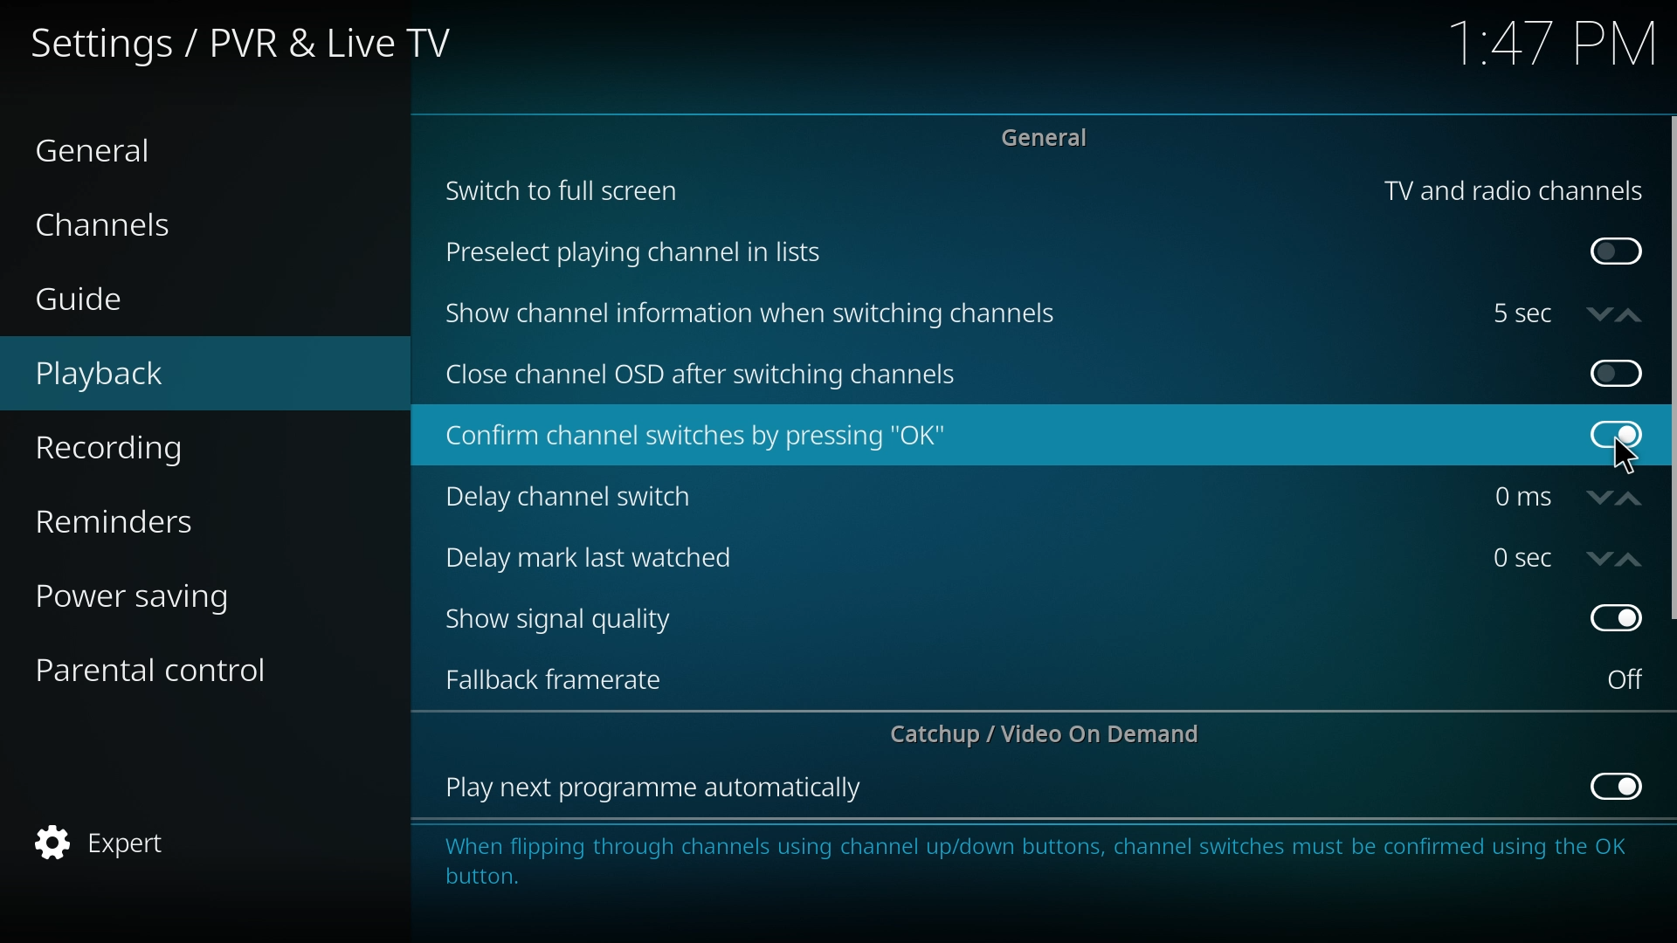  What do you see at coordinates (1670, 368) in the screenshot?
I see `scroll bar` at bounding box center [1670, 368].